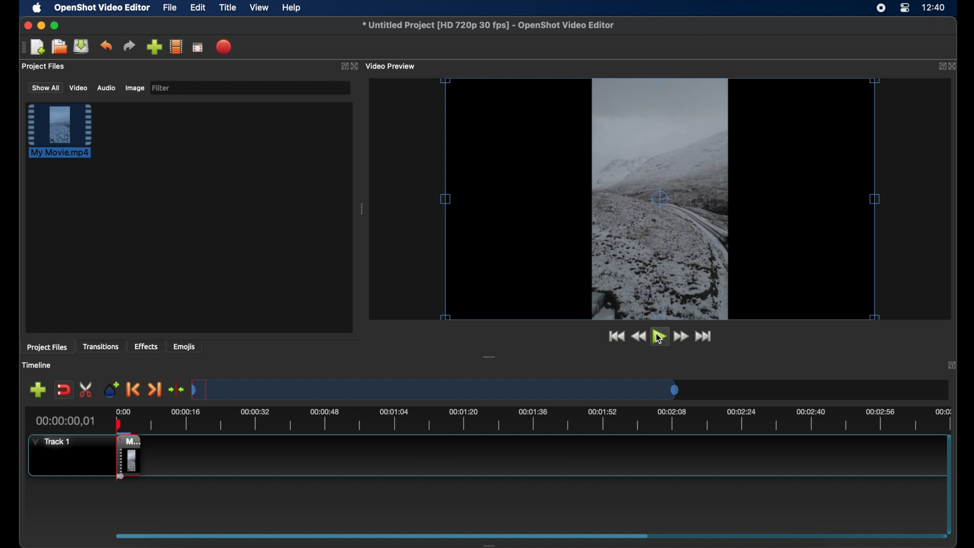  What do you see at coordinates (50, 441) in the screenshot?
I see `track 1` at bounding box center [50, 441].